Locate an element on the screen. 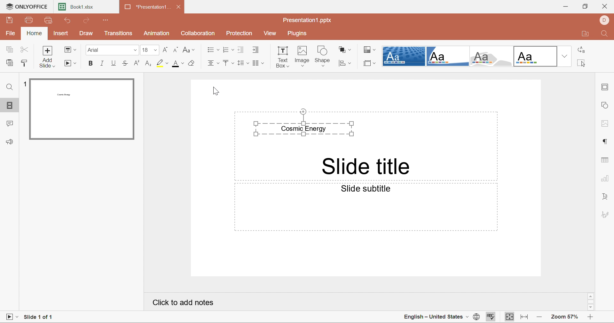 The height and width of the screenshot is (323, 614). File is located at coordinates (11, 34).